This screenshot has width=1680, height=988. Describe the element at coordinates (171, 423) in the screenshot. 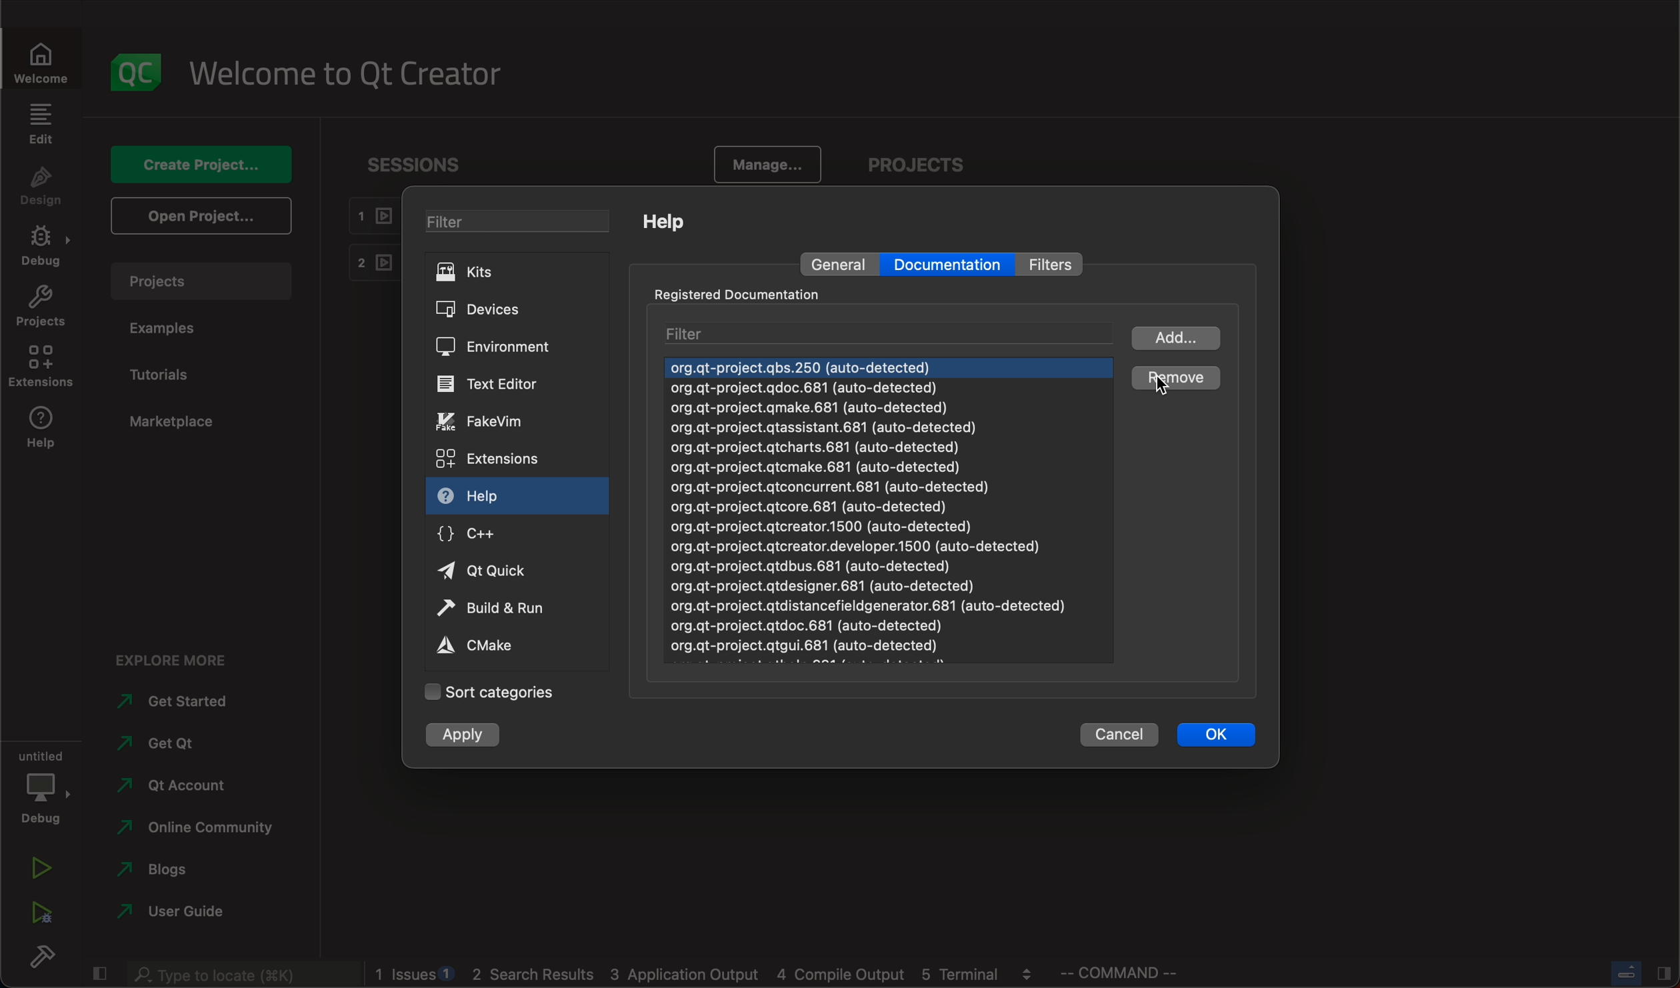

I see `marketplace` at that location.